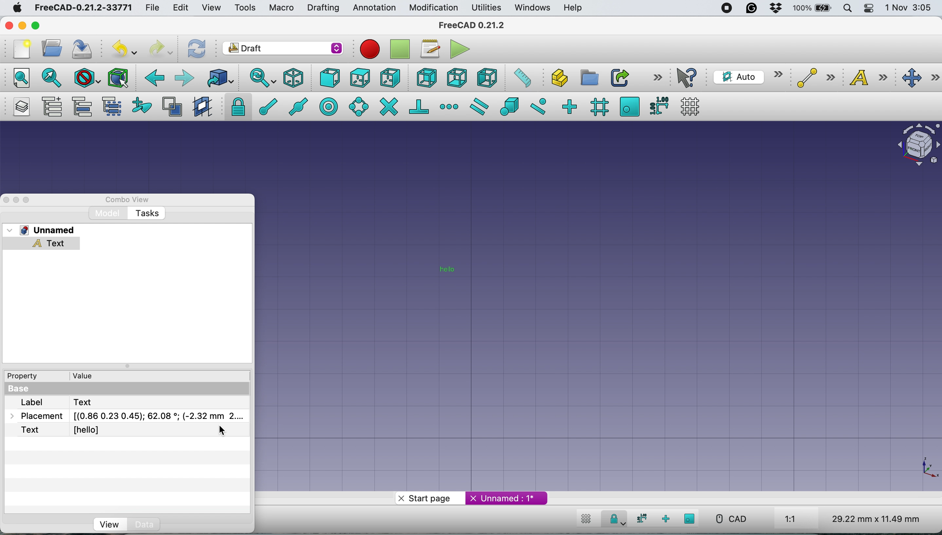 Image resolution: width=942 pixels, height=535 pixels. What do you see at coordinates (25, 375) in the screenshot?
I see `property` at bounding box center [25, 375].